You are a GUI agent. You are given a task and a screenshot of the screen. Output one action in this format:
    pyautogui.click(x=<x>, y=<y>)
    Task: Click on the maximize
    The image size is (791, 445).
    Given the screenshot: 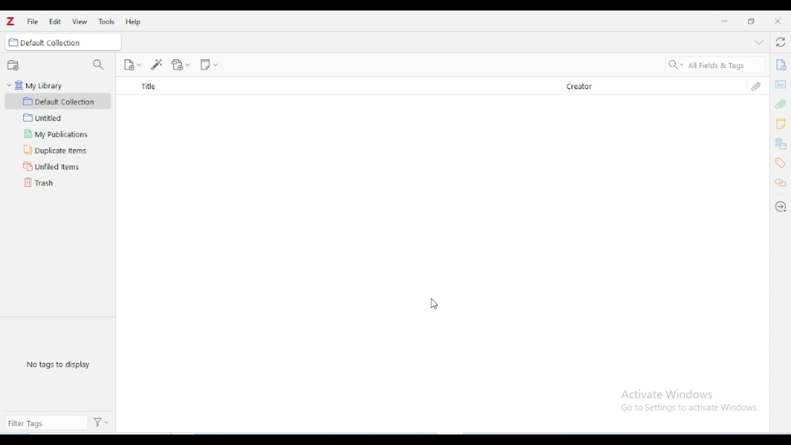 What is the action you would take?
    pyautogui.click(x=751, y=21)
    